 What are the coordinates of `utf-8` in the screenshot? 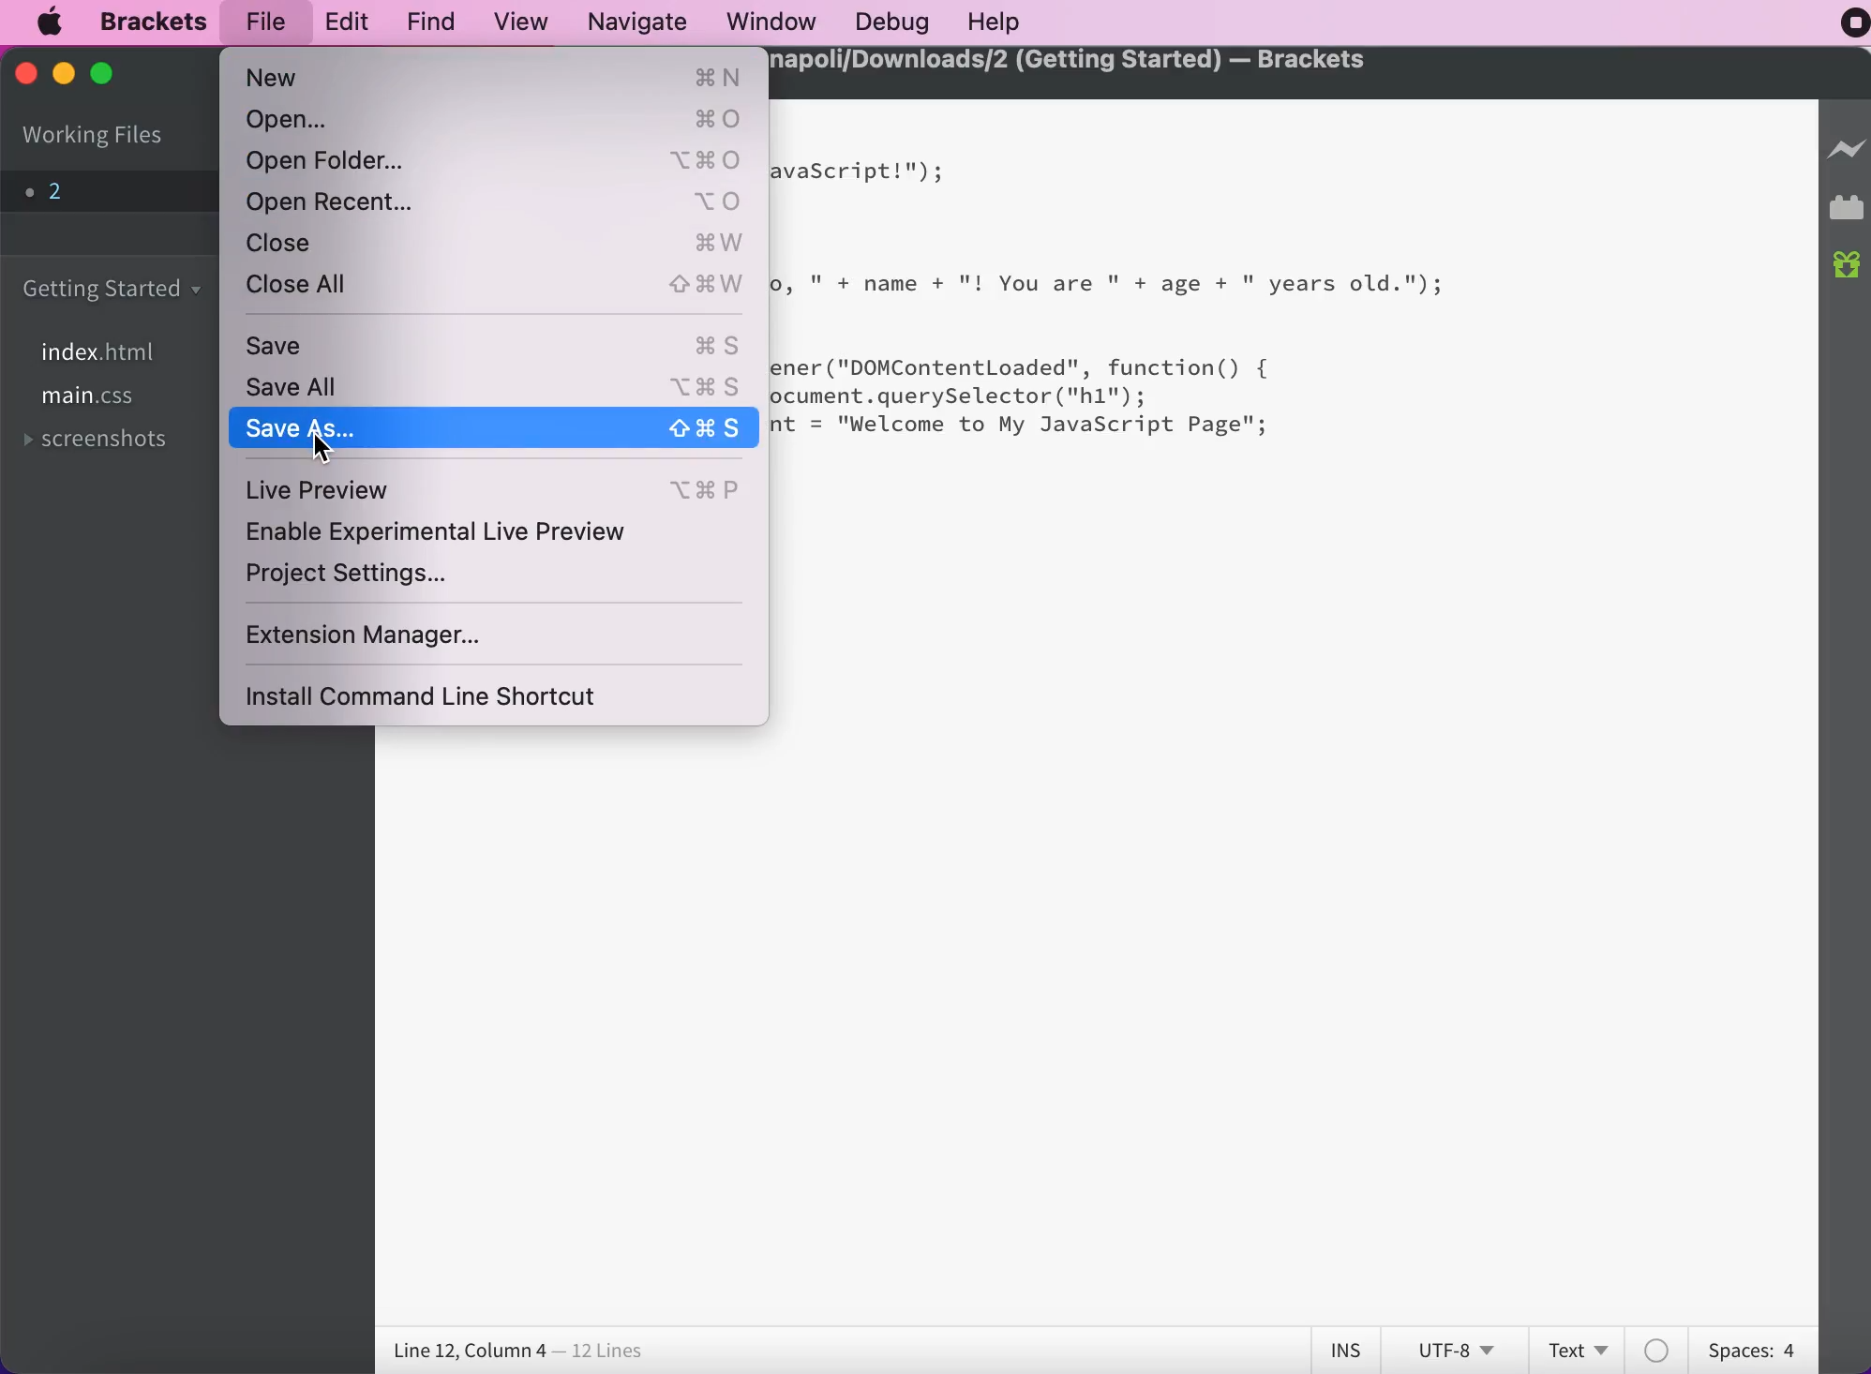 It's located at (1454, 1350).